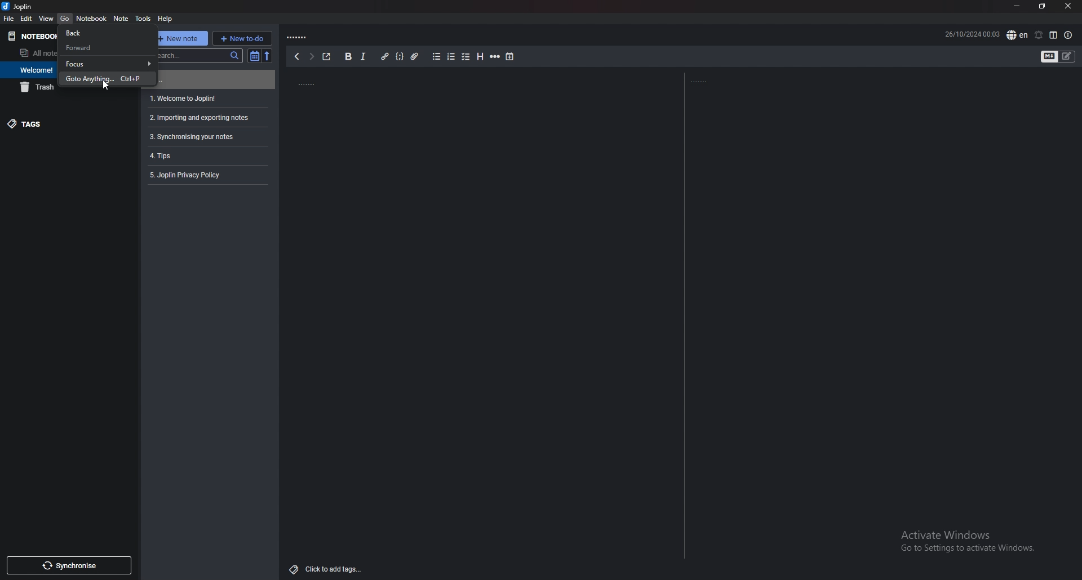 The image size is (1082, 580). Describe the element at coordinates (415, 56) in the screenshot. I see `add attachment` at that location.